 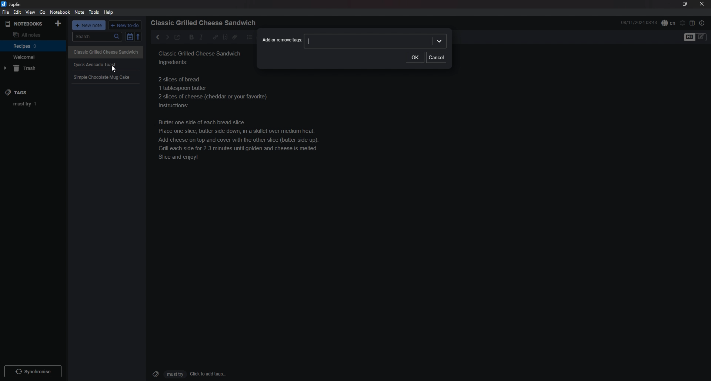 What do you see at coordinates (59, 23) in the screenshot?
I see `add notebook` at bounding box center [59, 23].